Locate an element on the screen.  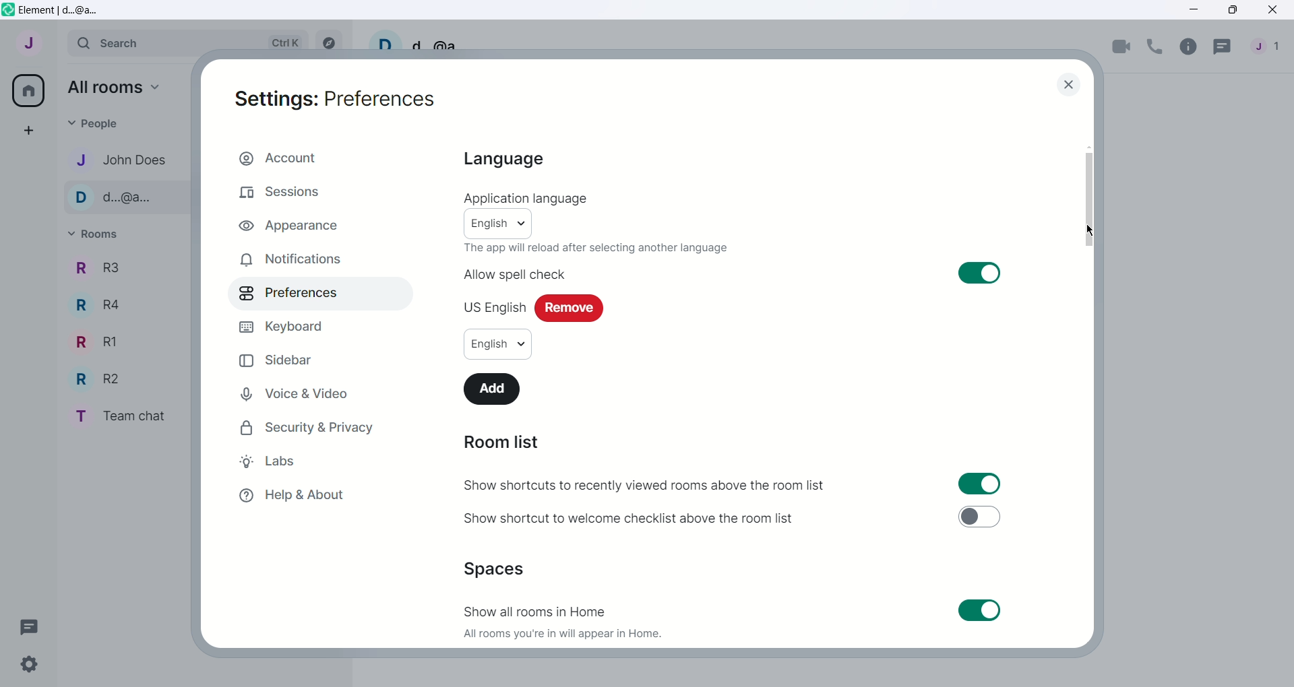
d...@a... is located at coordinates (445, 42).